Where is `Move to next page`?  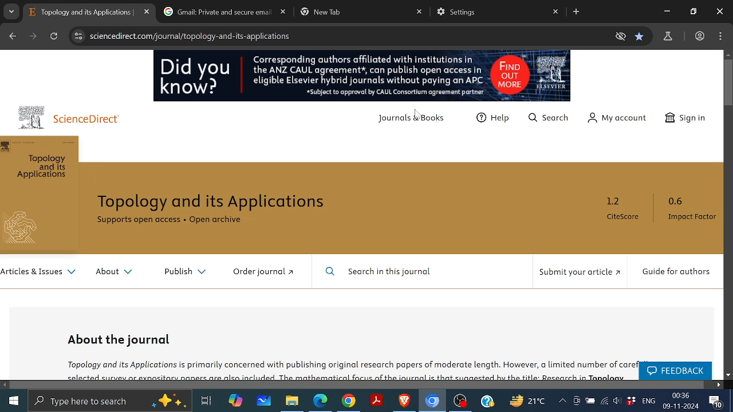 Move to next page is located at coordinates (33, 36).